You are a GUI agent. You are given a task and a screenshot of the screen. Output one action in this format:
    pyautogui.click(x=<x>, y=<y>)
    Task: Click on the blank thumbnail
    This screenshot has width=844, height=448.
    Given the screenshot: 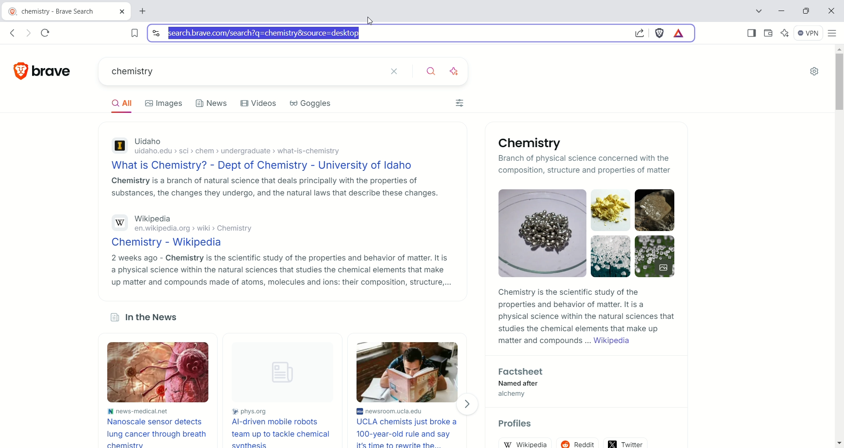 What is the action you would take?
    pyautogui.click(x=287, y=373)
    